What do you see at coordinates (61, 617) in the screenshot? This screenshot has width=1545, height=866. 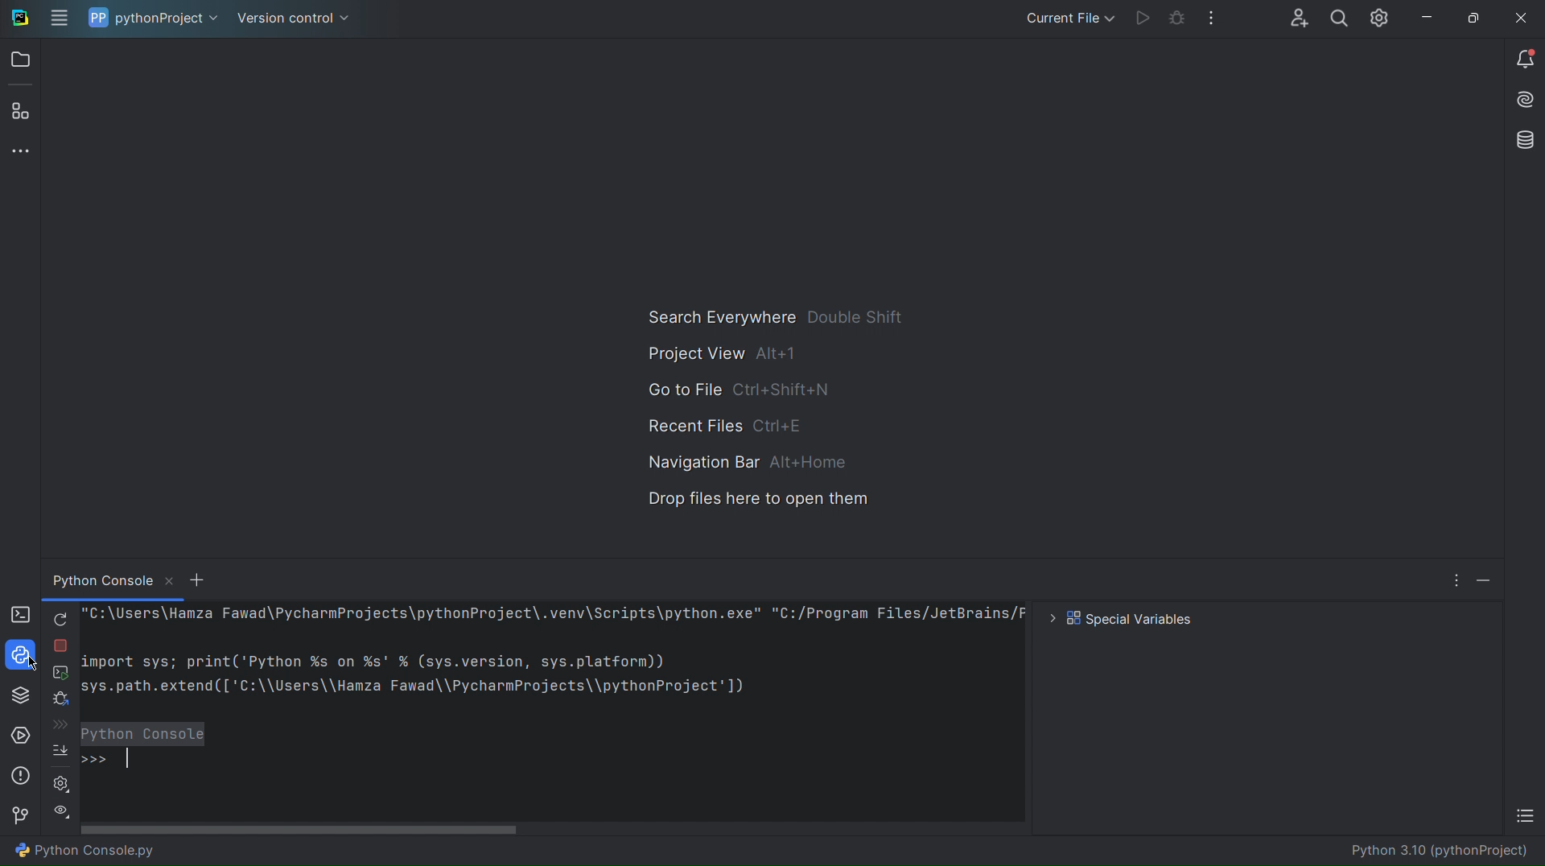 I see `Rerun` at bounding box center [61, 617].